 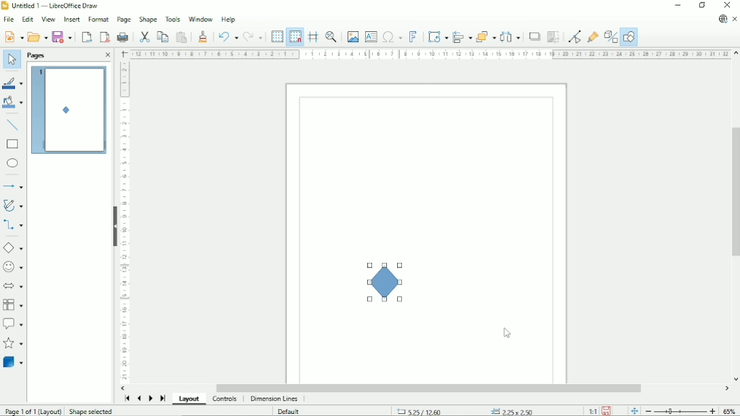 I want to click on Close document, so click(x=735, y=19).